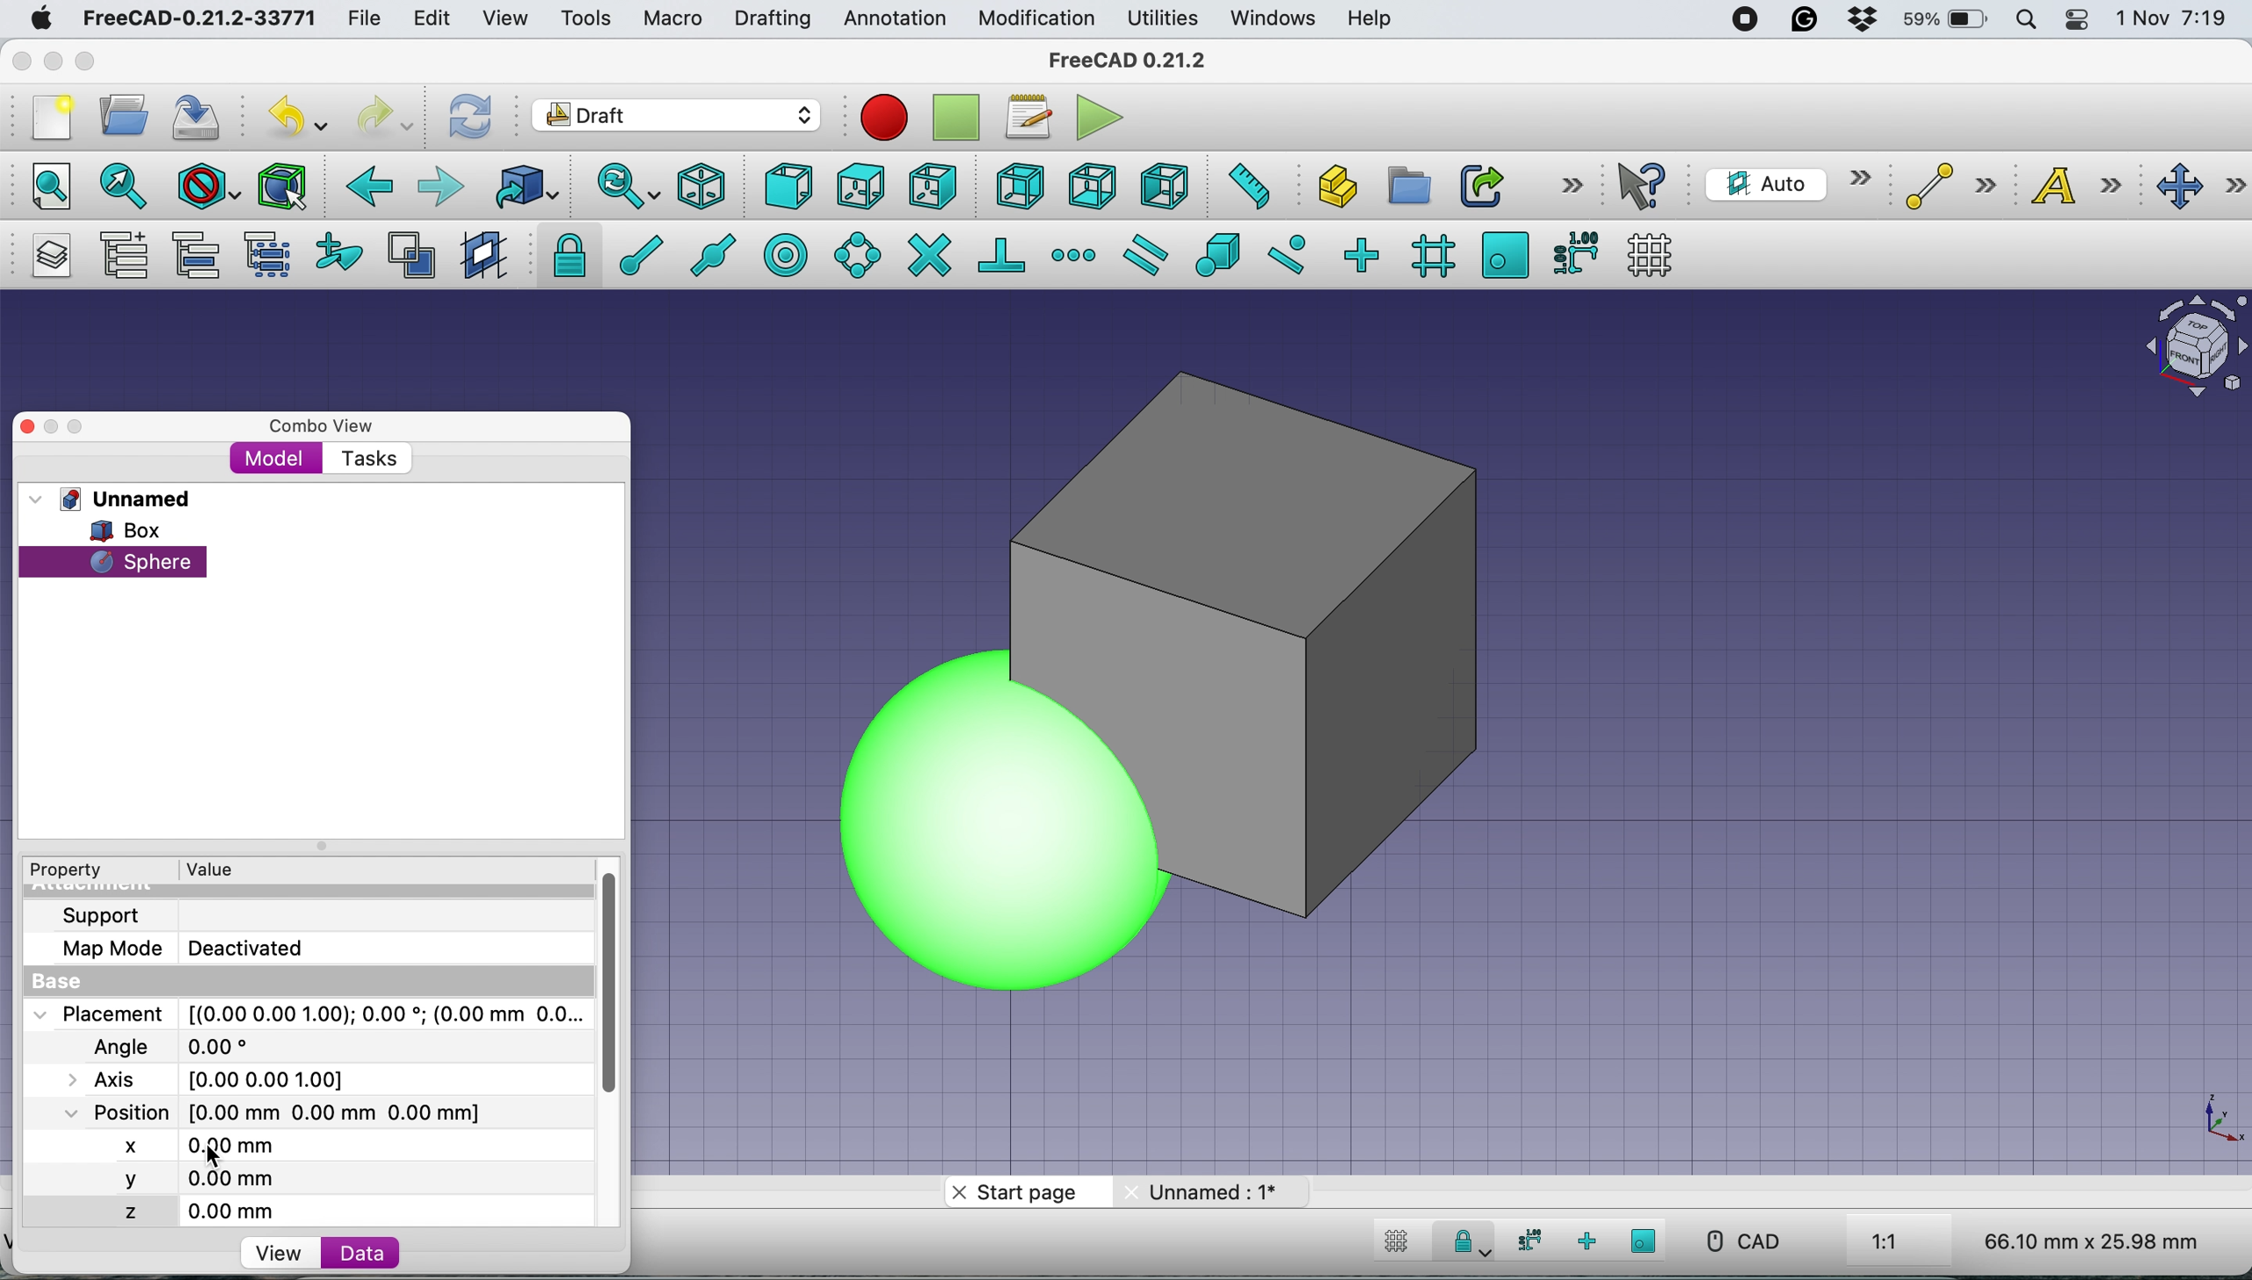 This screenshot has width=2252, height=1280. What do you see at coordinates (1022, 1196) in the screenshot?
I see `start page` at bounding box center [1022, 1196].